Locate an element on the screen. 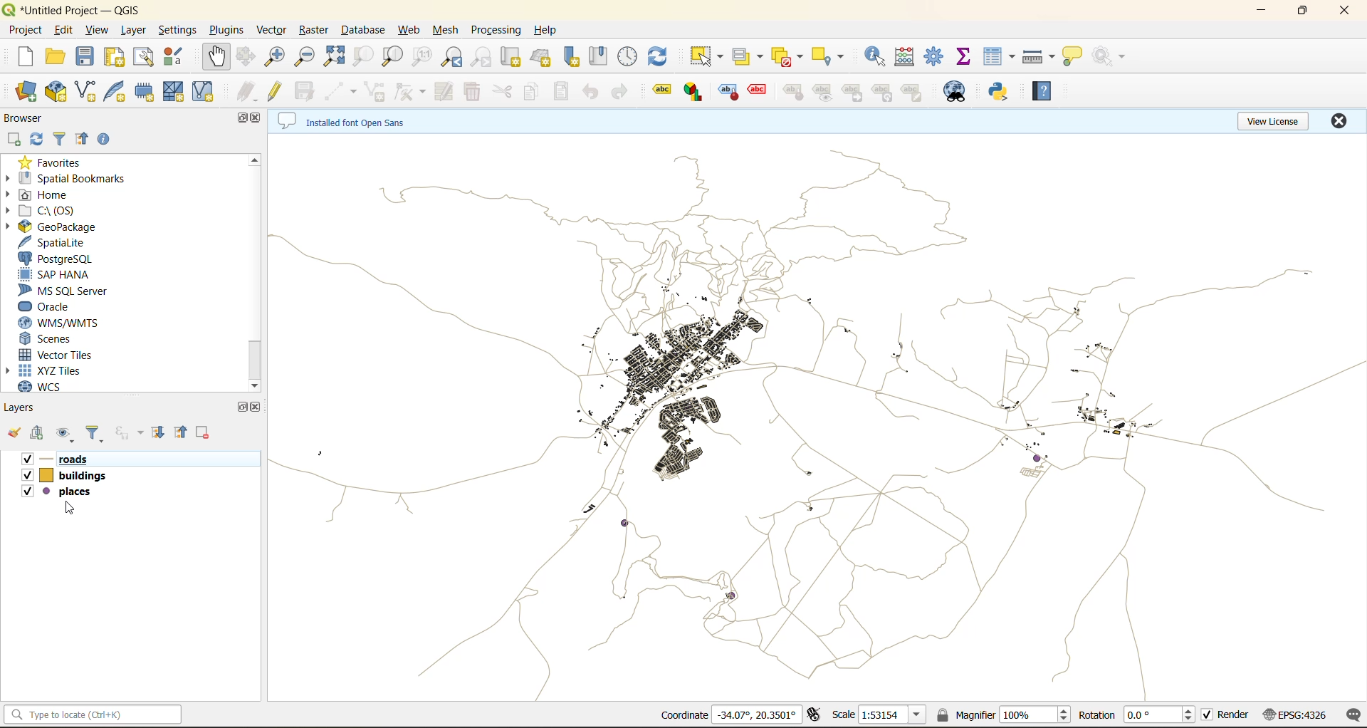  rotation is located at coordinates (1136, 714).